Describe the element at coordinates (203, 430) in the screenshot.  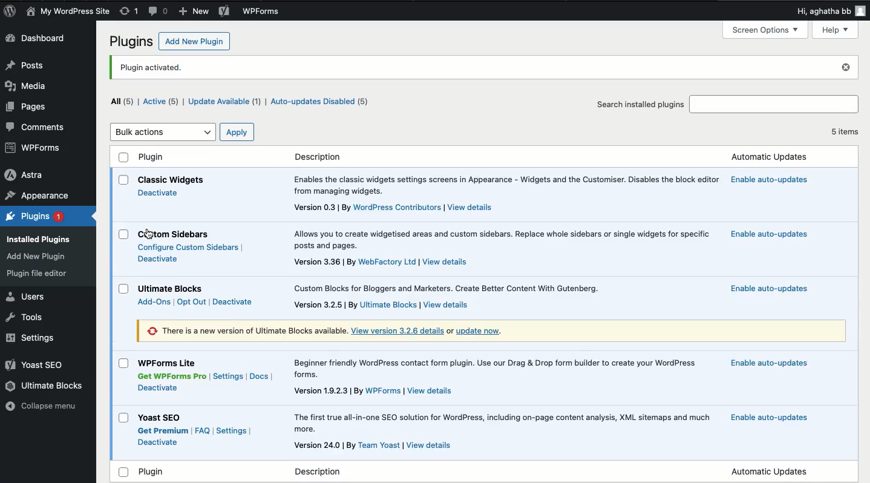
I see `FAQ` at that location.